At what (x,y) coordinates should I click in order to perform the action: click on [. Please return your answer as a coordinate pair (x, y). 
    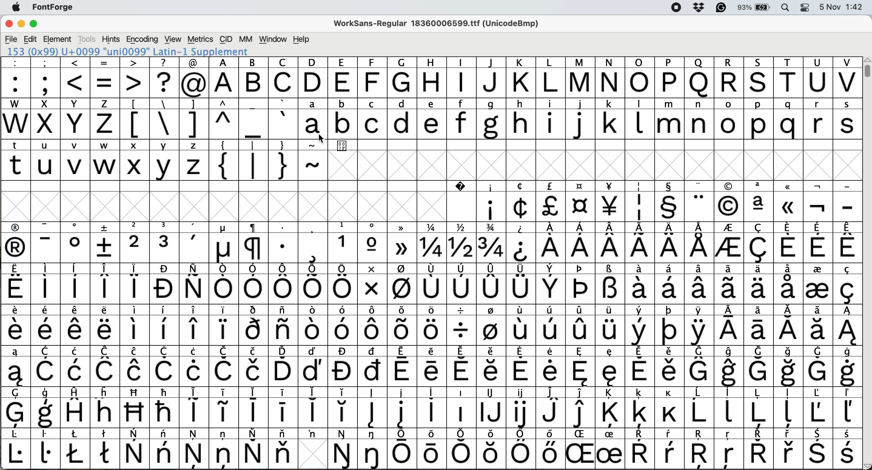
    Looking at the image, I should click on (135, 119).